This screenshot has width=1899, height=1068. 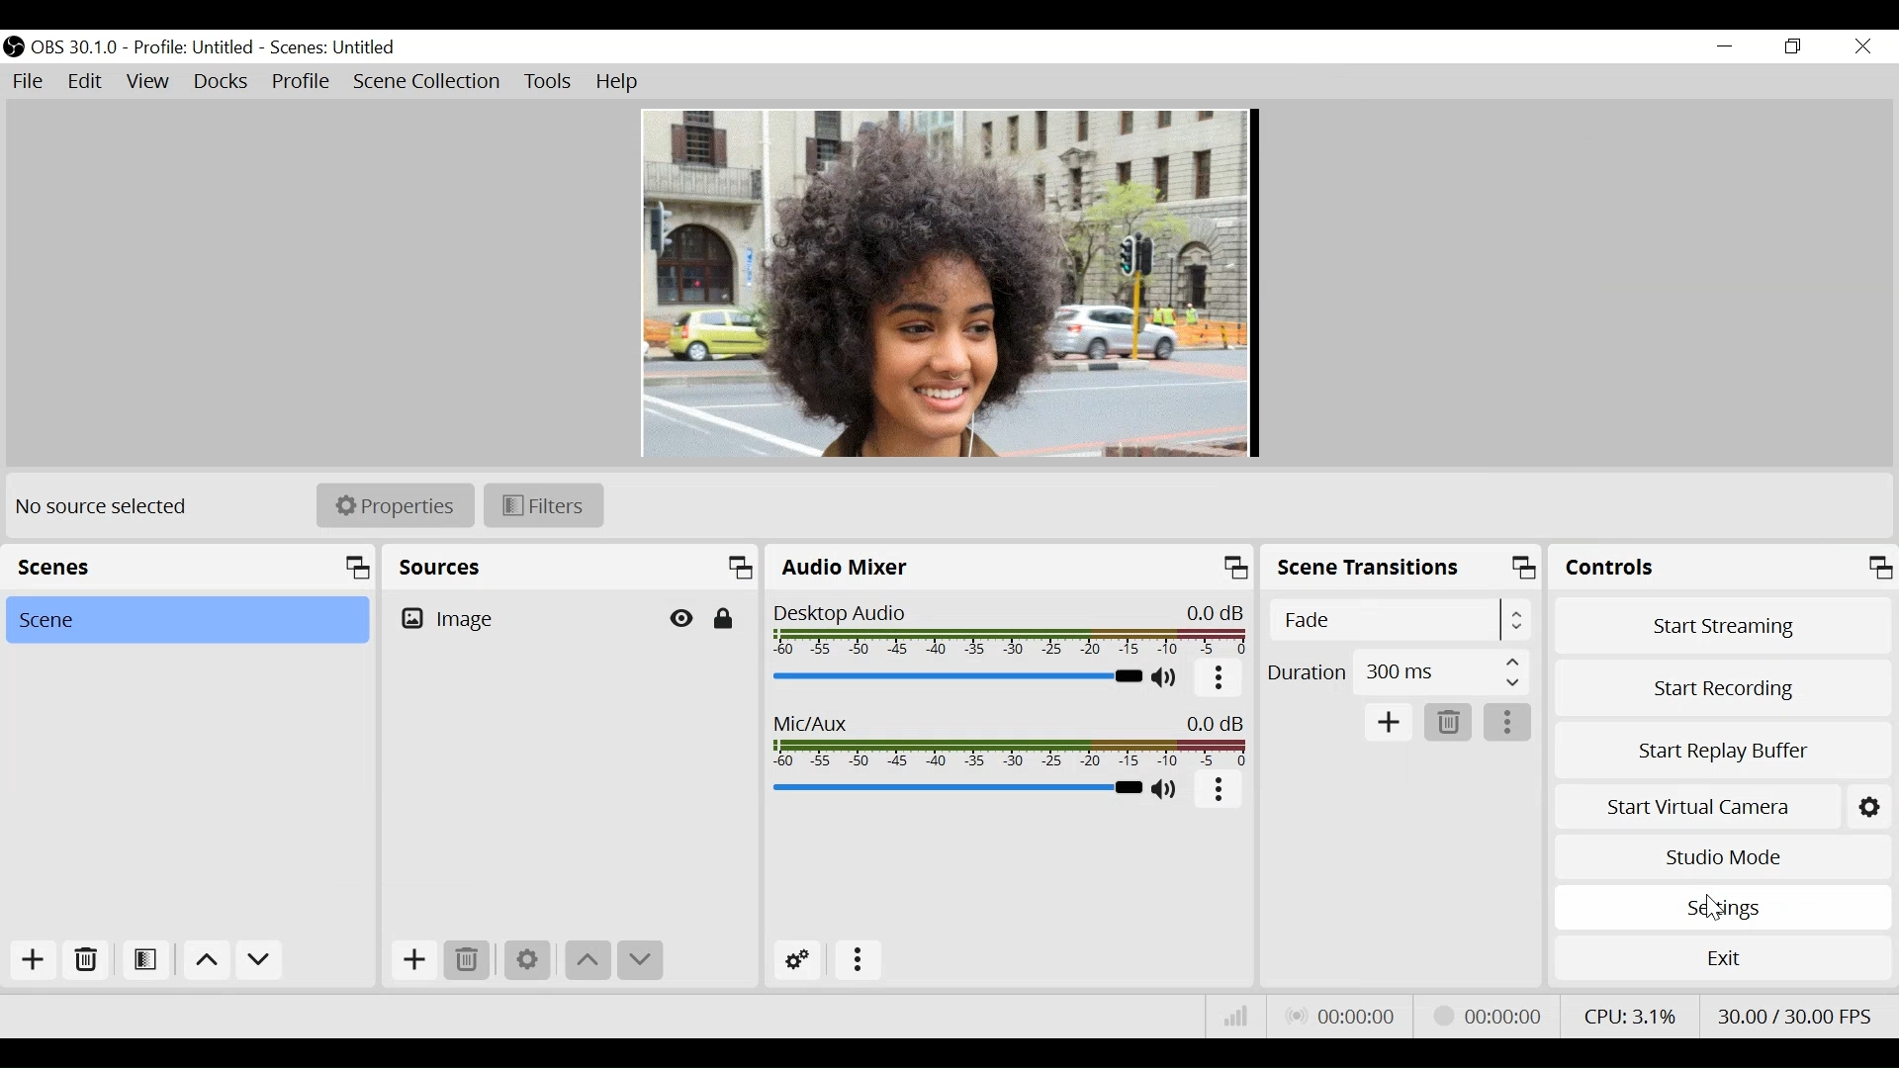 What do you see at coordinates (951, 284) in the screenshot?
I see `Preview` at bounding box center [951, 284].